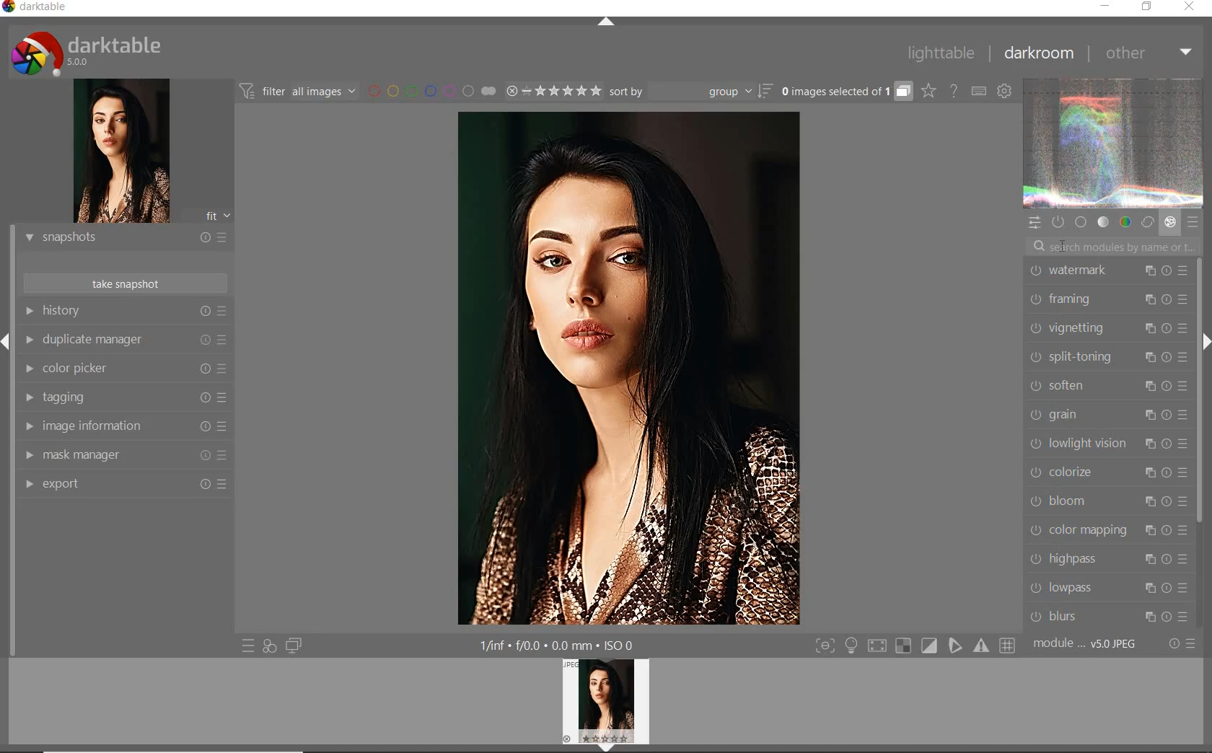  Describe the element at coordinates (928, 92) in the screenshot. I see `change overlays shown on thumbnails` at that location.